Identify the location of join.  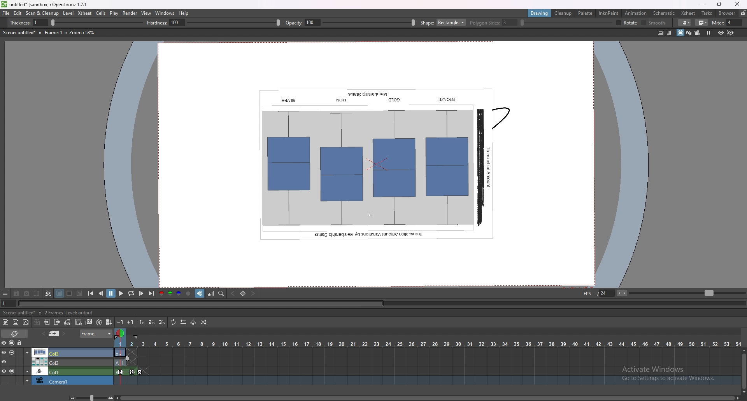
(650, 23).